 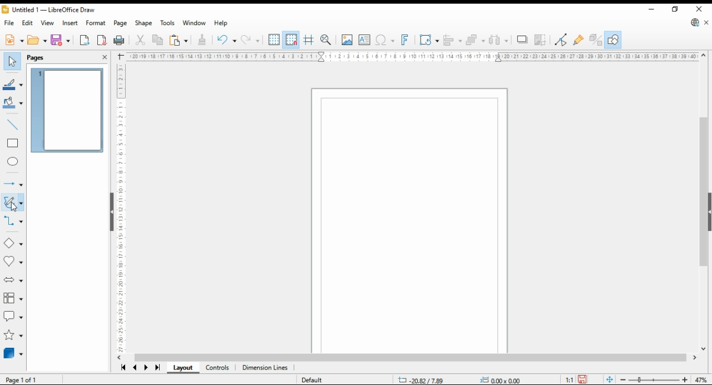 What do you see at coordinates (326, 41) in the screenshot?
I see `zoom and pan` at bounding box center [326, 41].